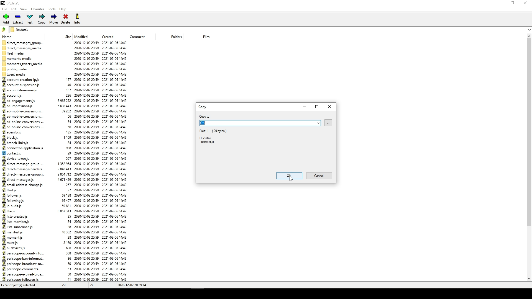 The height and width of the screenshot is (299, 532). What do you see at coordinates (25, 258) in the screenshot?
I see `periscope-ban-informat` at bounding box center [25, 258].